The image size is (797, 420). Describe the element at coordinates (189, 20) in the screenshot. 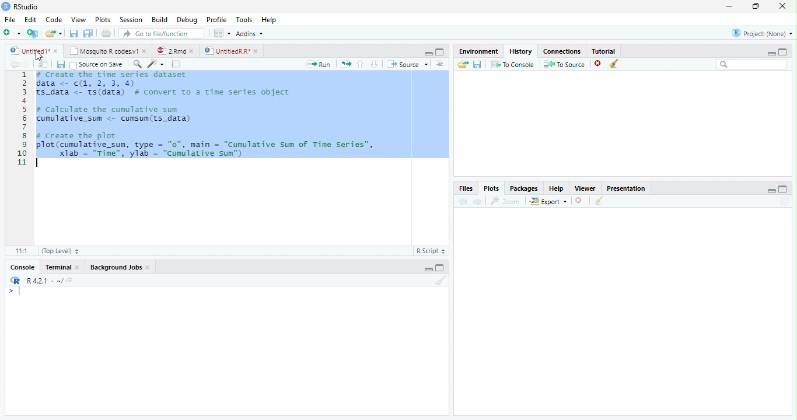

I see `Debug` at that location.